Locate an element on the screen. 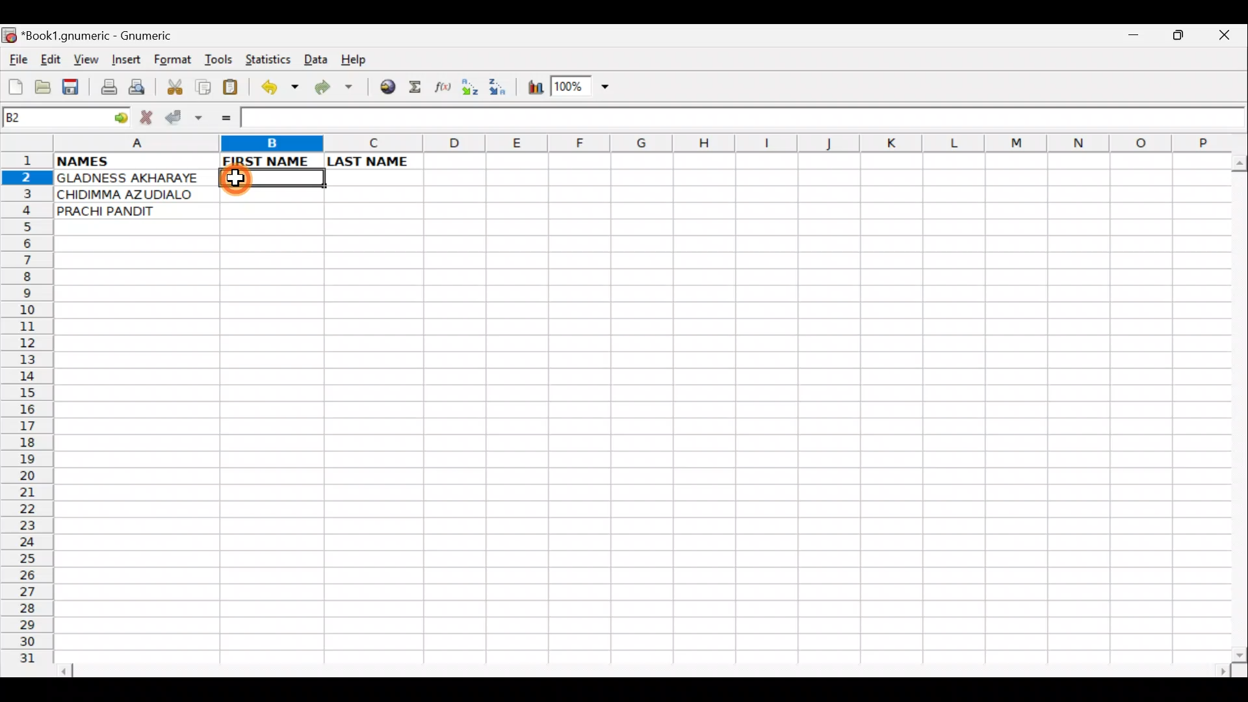  NAMES is located at coordinates (135, 162).